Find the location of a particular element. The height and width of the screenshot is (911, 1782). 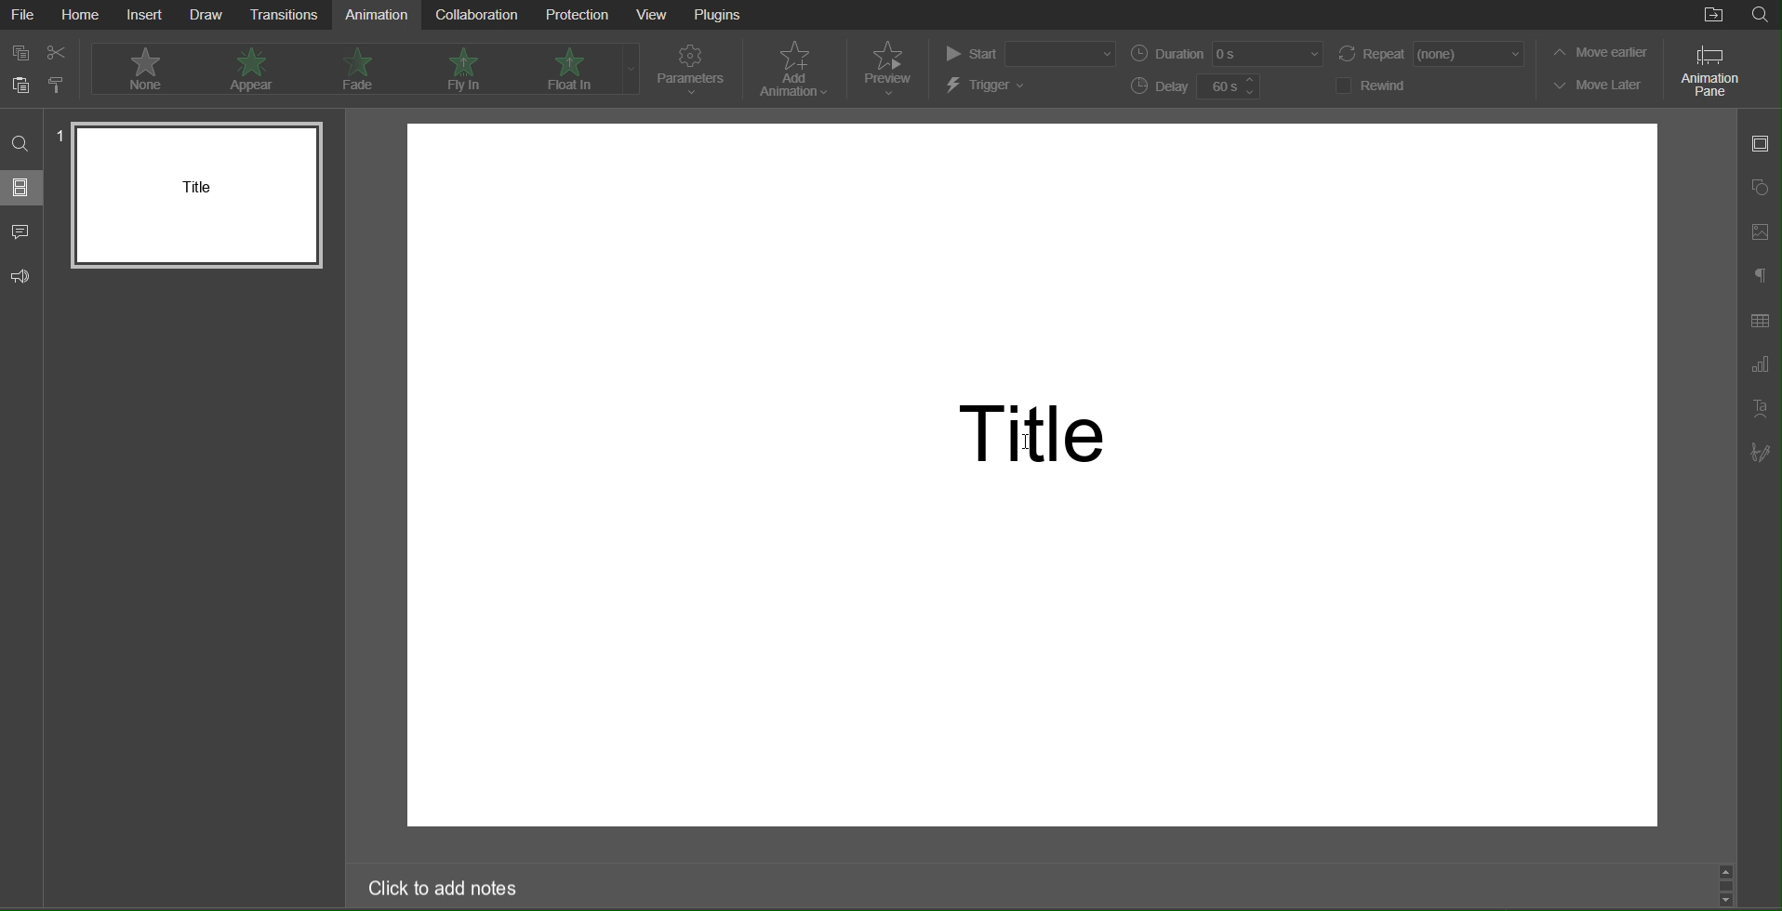

Delay is located at coordinates (1201, 86).